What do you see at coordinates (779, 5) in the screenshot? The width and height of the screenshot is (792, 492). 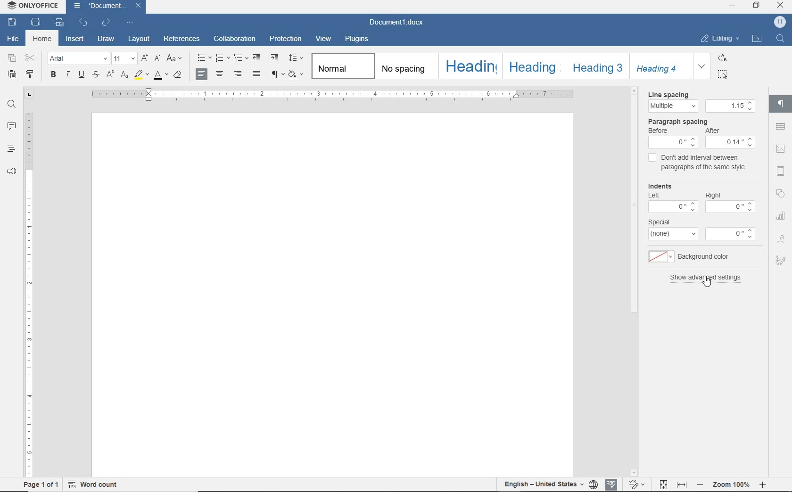 I see `CLOSE` at bounding box center [779, 5].